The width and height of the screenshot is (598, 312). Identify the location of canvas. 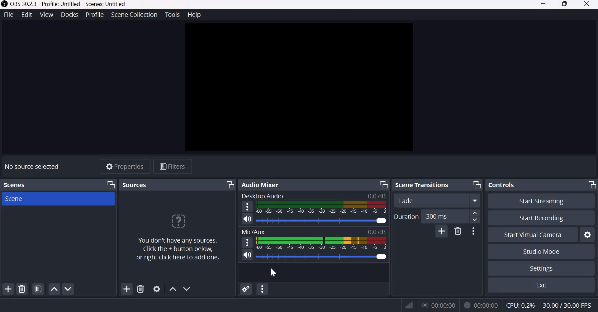
(297, 88).